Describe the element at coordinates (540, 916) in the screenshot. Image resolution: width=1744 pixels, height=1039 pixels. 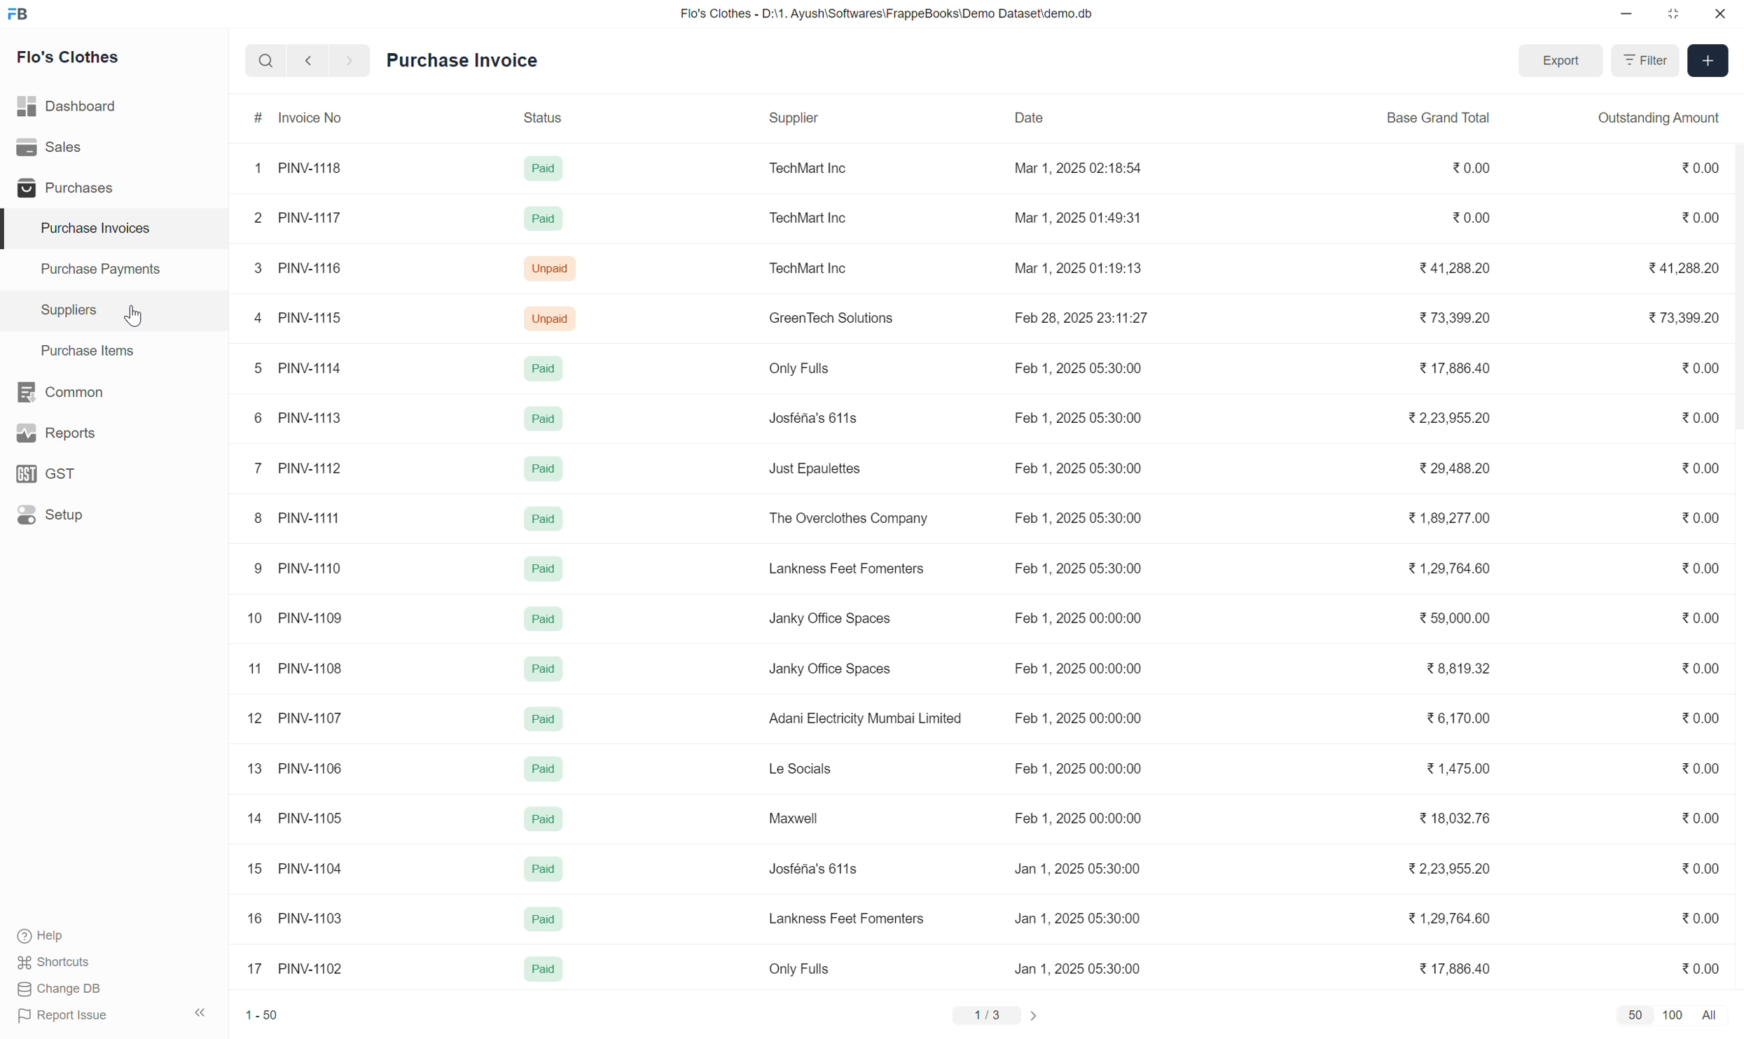
I see `paid` at that location.